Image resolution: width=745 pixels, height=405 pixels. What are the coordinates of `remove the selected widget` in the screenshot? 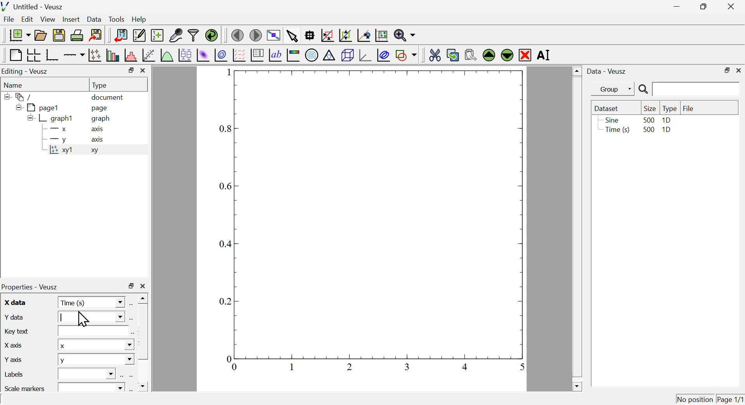 It's located at (525, 55).